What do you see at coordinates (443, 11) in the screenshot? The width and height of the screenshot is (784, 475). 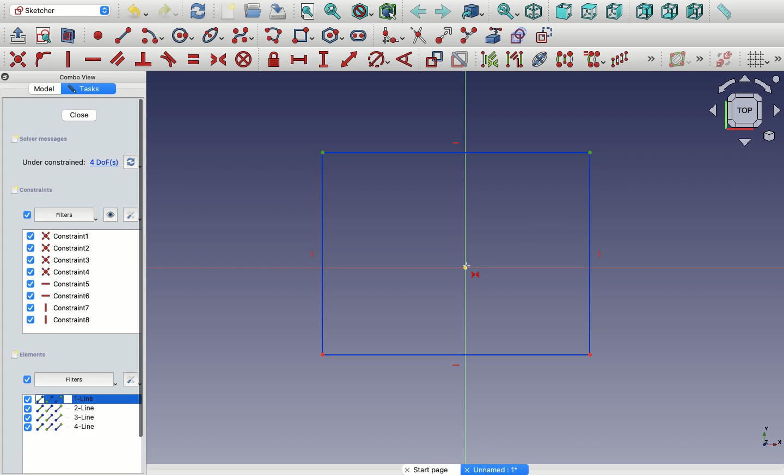 I see `Forward` at bounding box center [443, 11].